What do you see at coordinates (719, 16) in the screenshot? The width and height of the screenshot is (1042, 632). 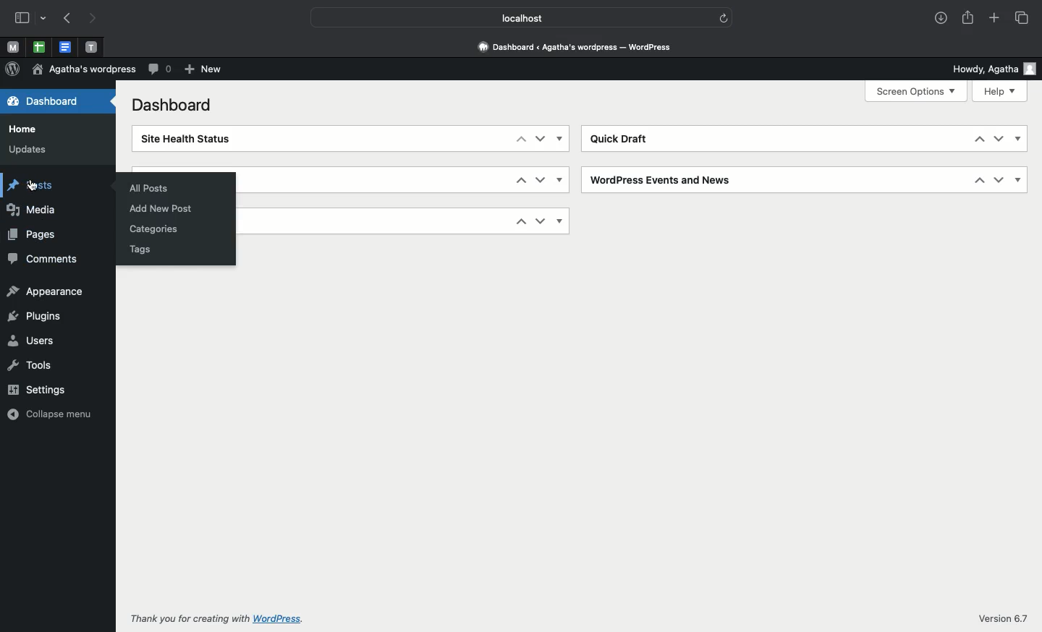 I see `refresh` at bounding box center [719, 16].